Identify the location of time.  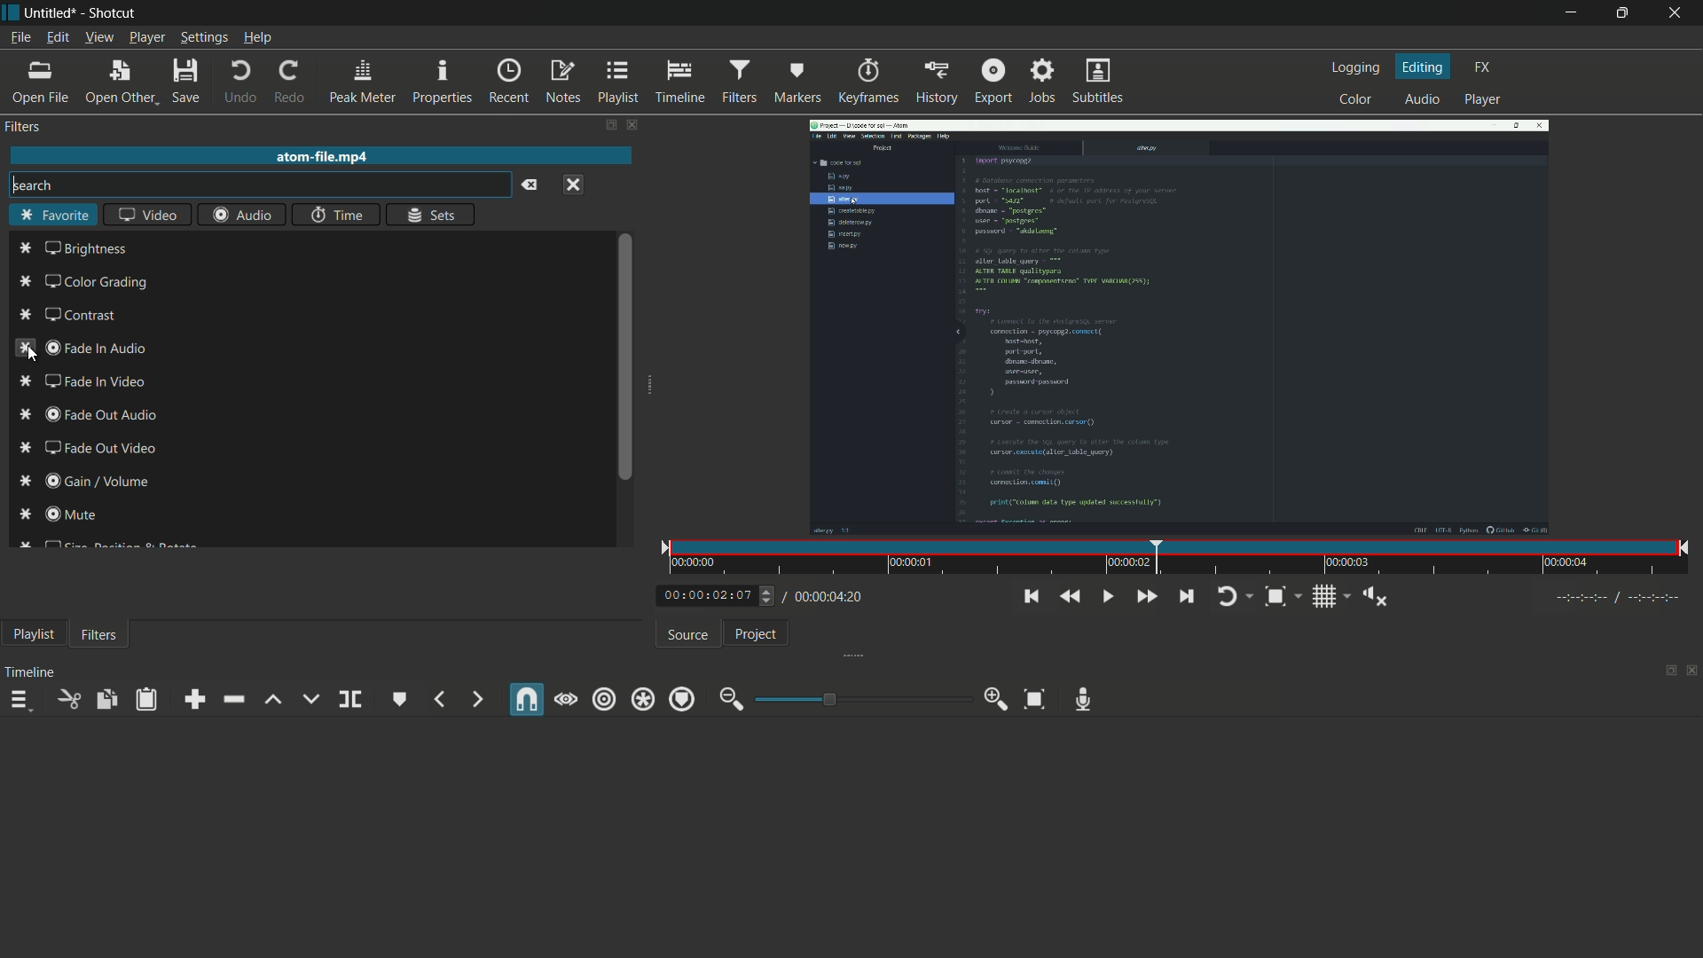
(336, 216).